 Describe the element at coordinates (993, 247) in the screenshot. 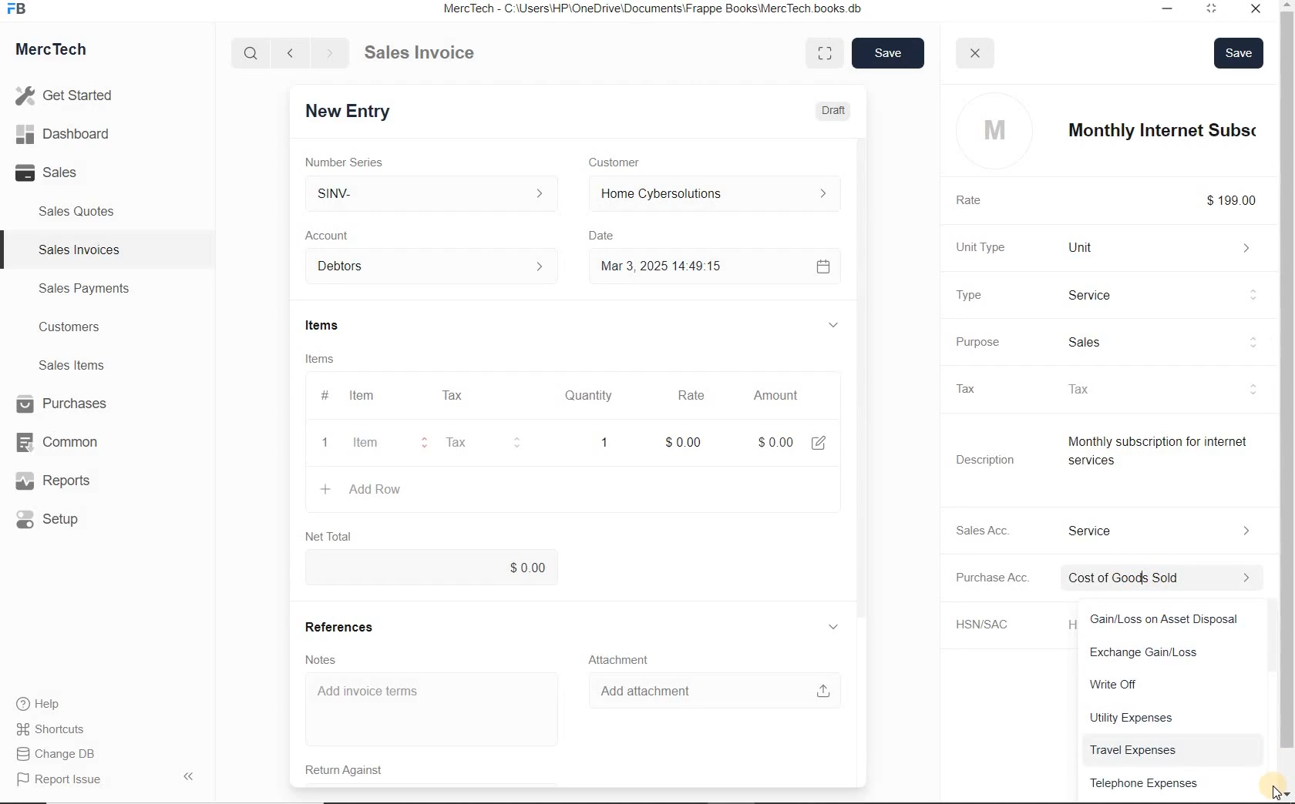

I see `Unit Type` at that location.